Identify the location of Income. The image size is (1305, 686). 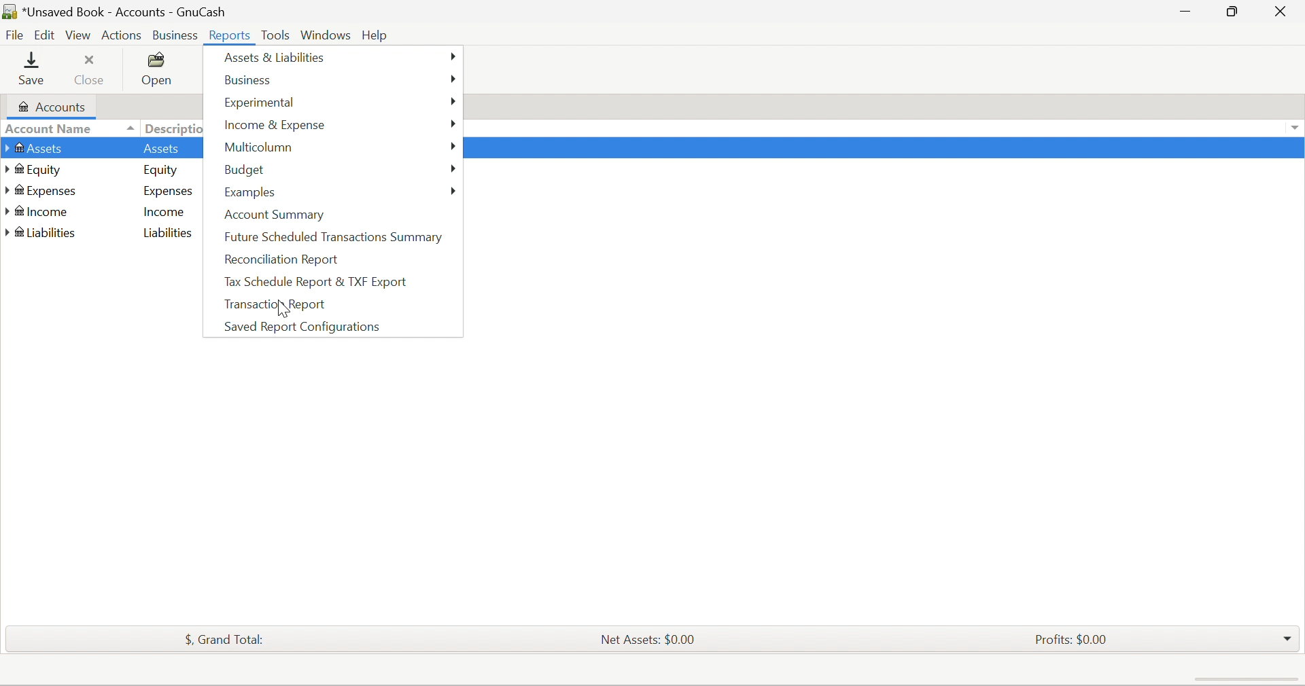
(165, 214).